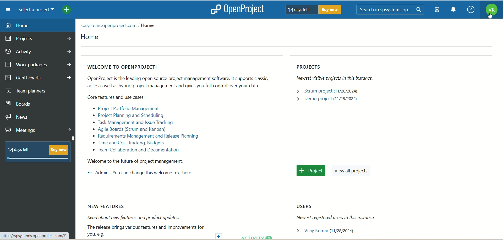 This screenshot has height=240, width=503. What do you see at coordinates (143, 221) in the screenshot?
I see `text` at bounding box center [143, 221].